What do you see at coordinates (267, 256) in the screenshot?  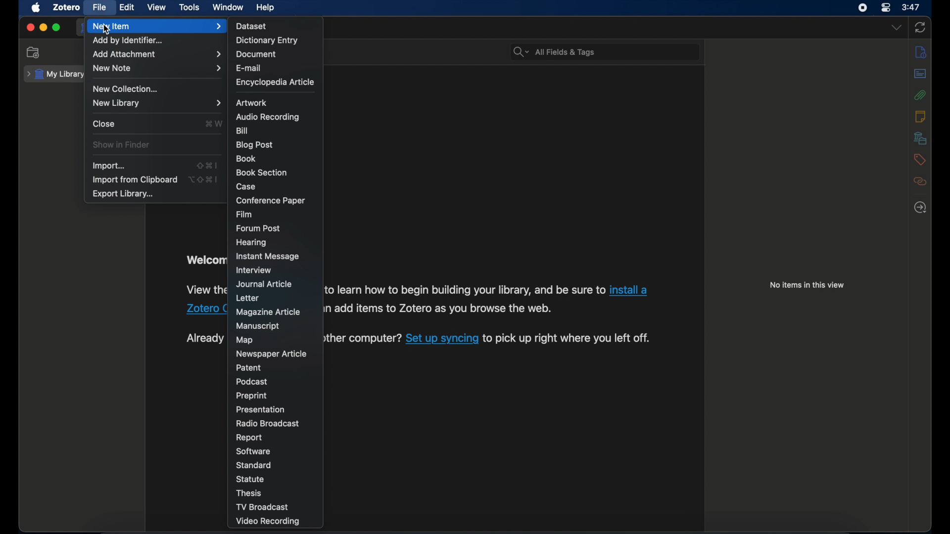 I see `instant message` at bounding box center [267, 256].